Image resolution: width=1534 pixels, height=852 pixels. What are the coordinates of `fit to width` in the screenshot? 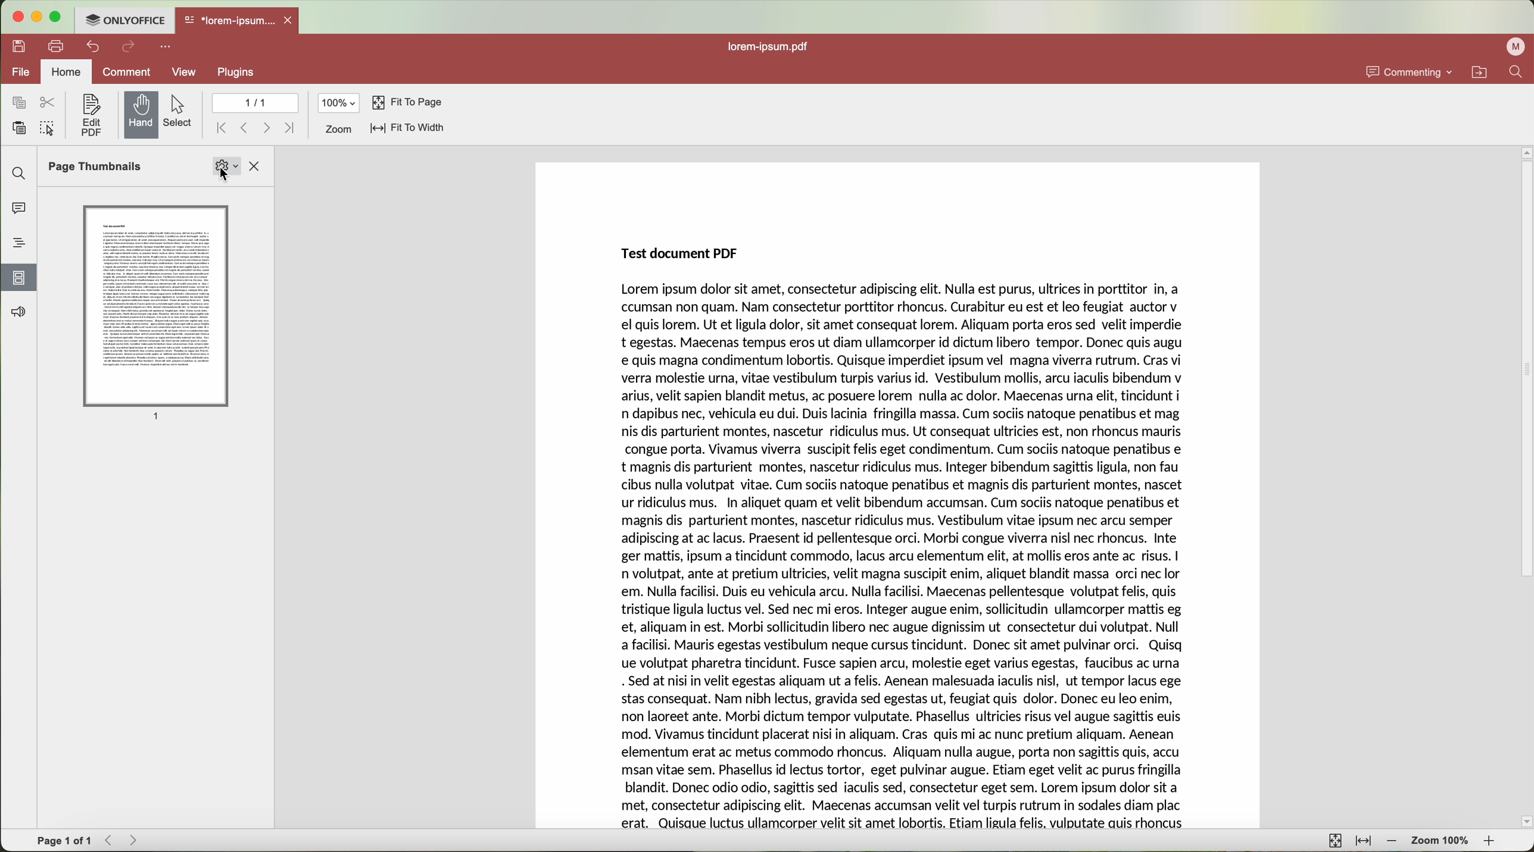 It's located at (409, 129).